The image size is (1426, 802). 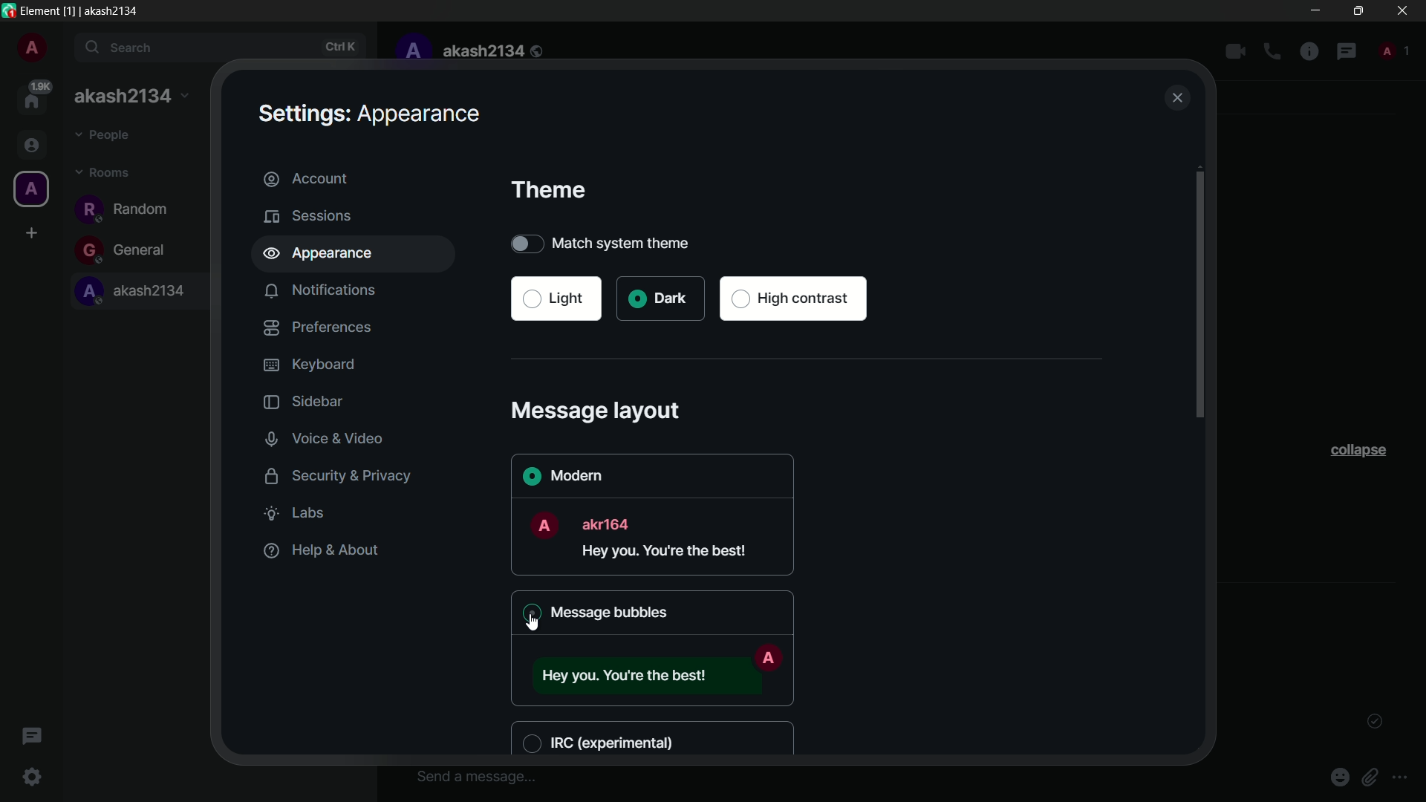 What do you see at coordinates (1357, 450) in the screenshot?
I see `collapse` at bounding box center [1357, 450].